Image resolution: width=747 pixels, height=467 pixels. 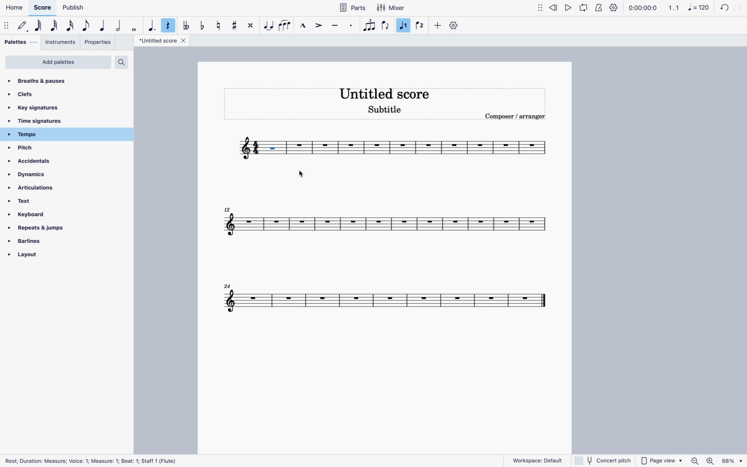 What do you see at coordinates (695, 461) in the screenshot?
I see `zoom` at bounding box center [695, 461].